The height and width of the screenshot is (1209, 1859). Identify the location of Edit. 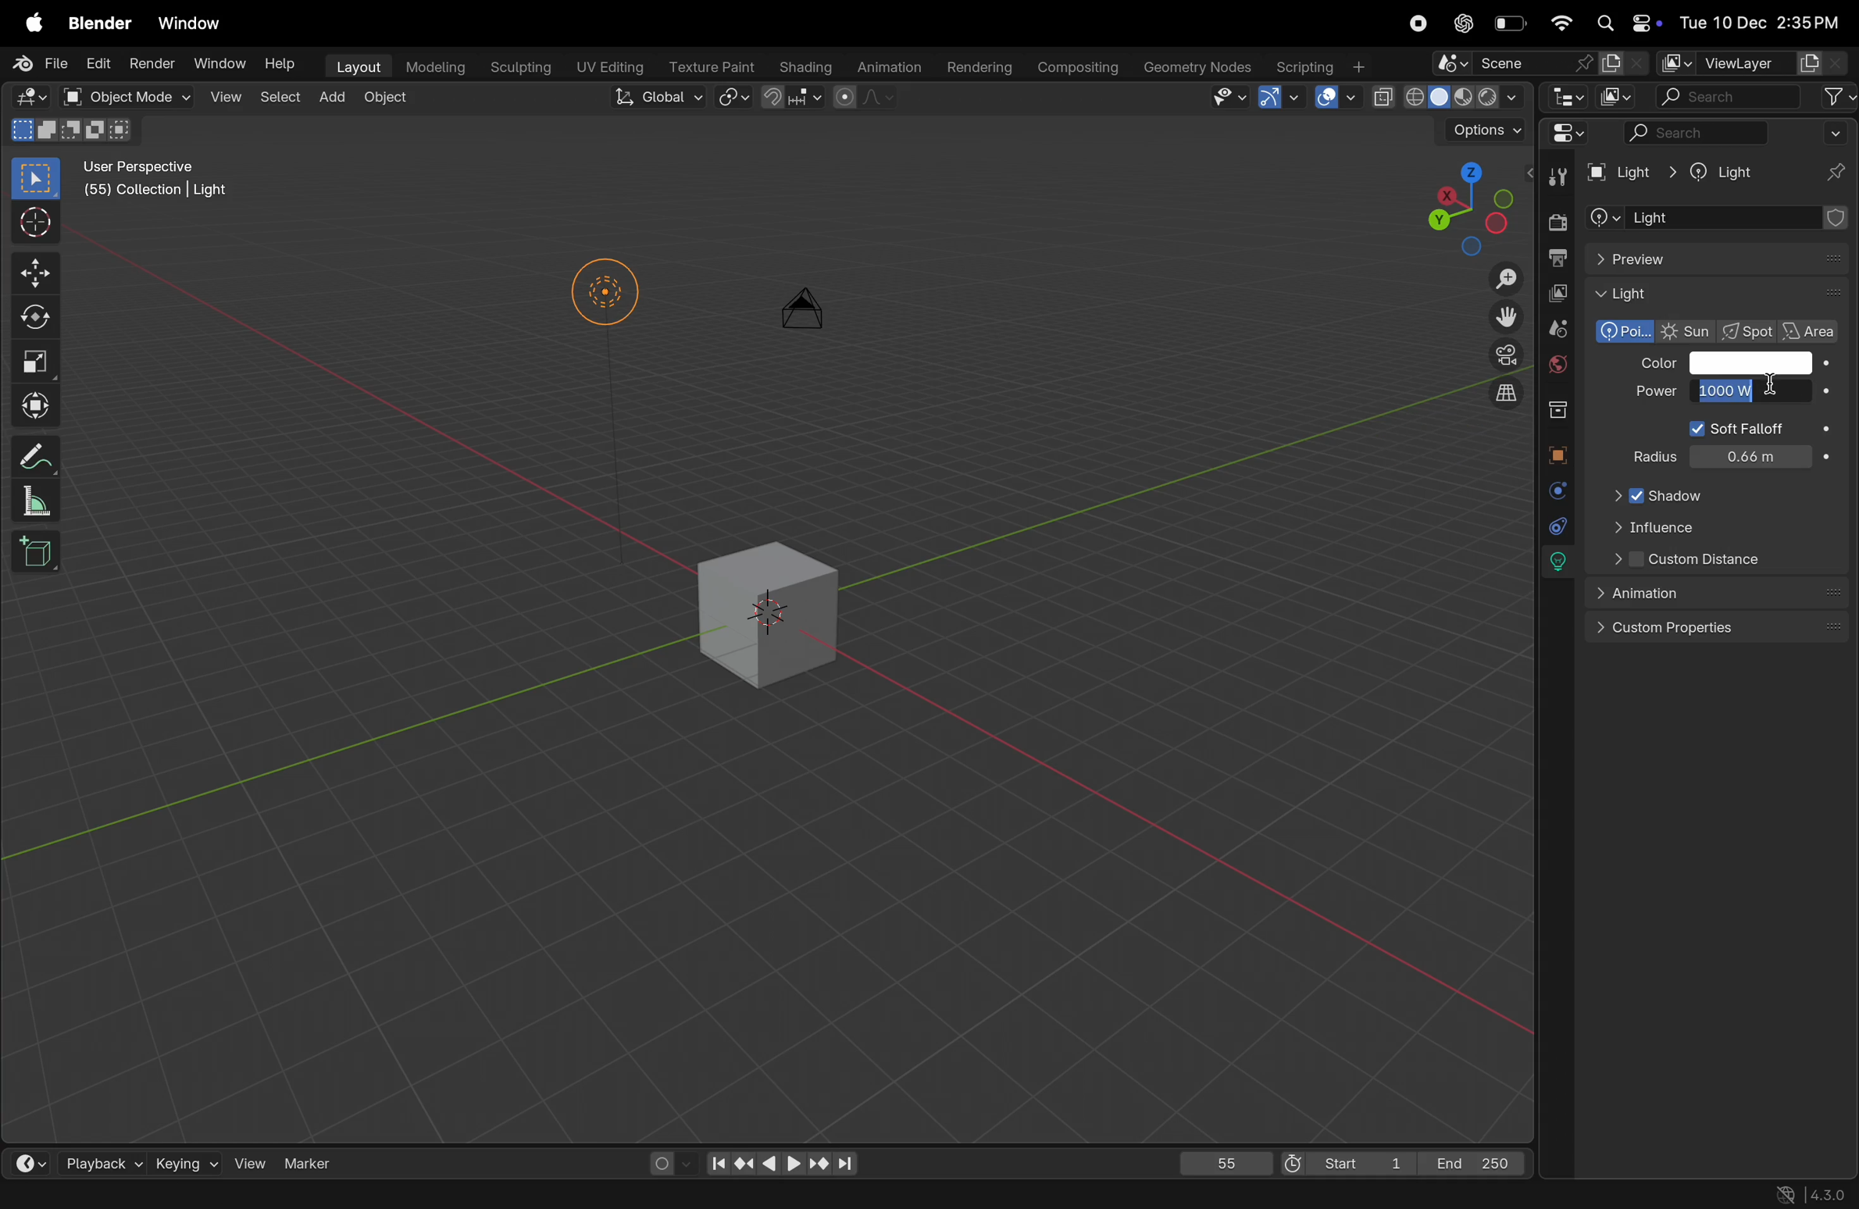
(97, 63).